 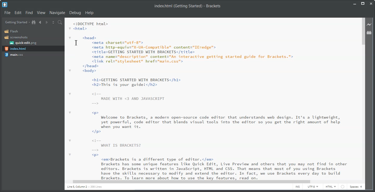 What do you see at coordinates (23, 43) in the screenshot?
I see `quick-edit.png` at bounding box center [23, 43].